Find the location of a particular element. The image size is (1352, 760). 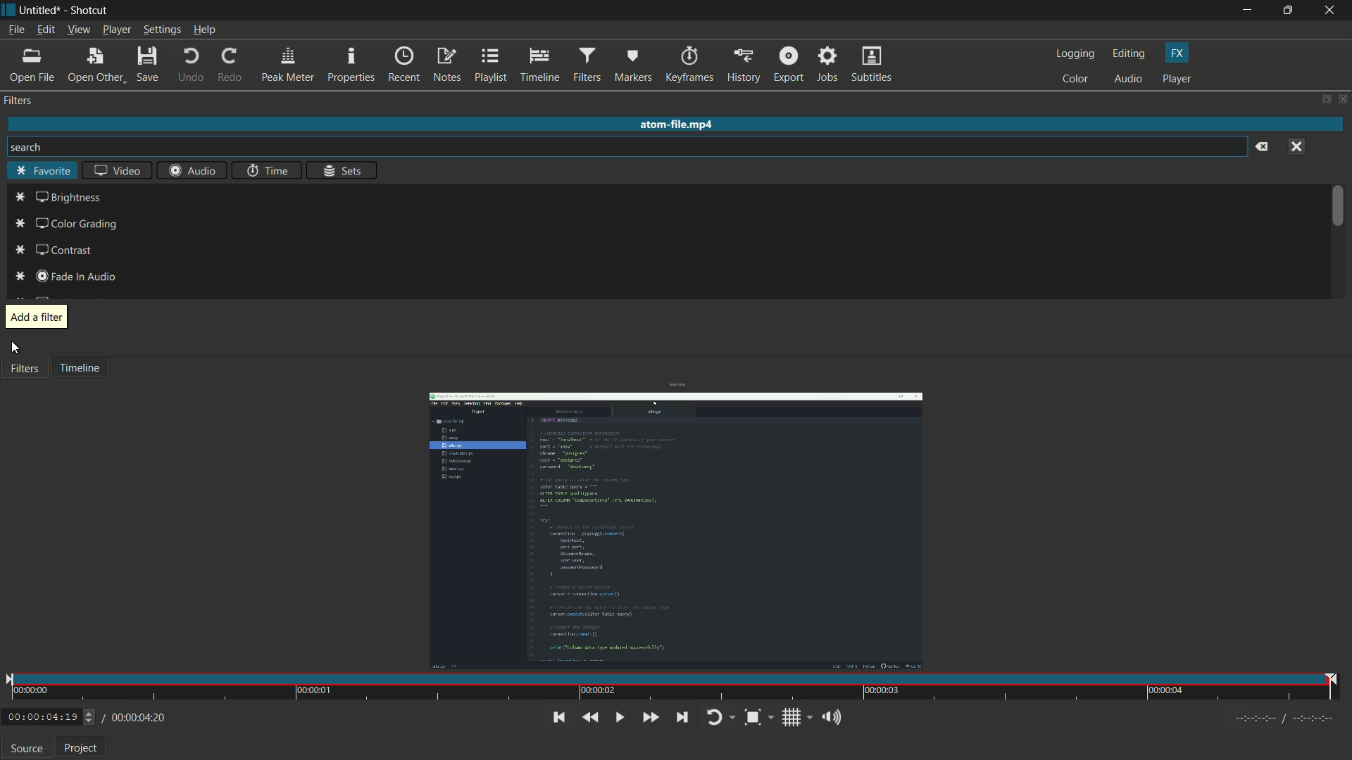

timeline is located at coordinates (538, 65).